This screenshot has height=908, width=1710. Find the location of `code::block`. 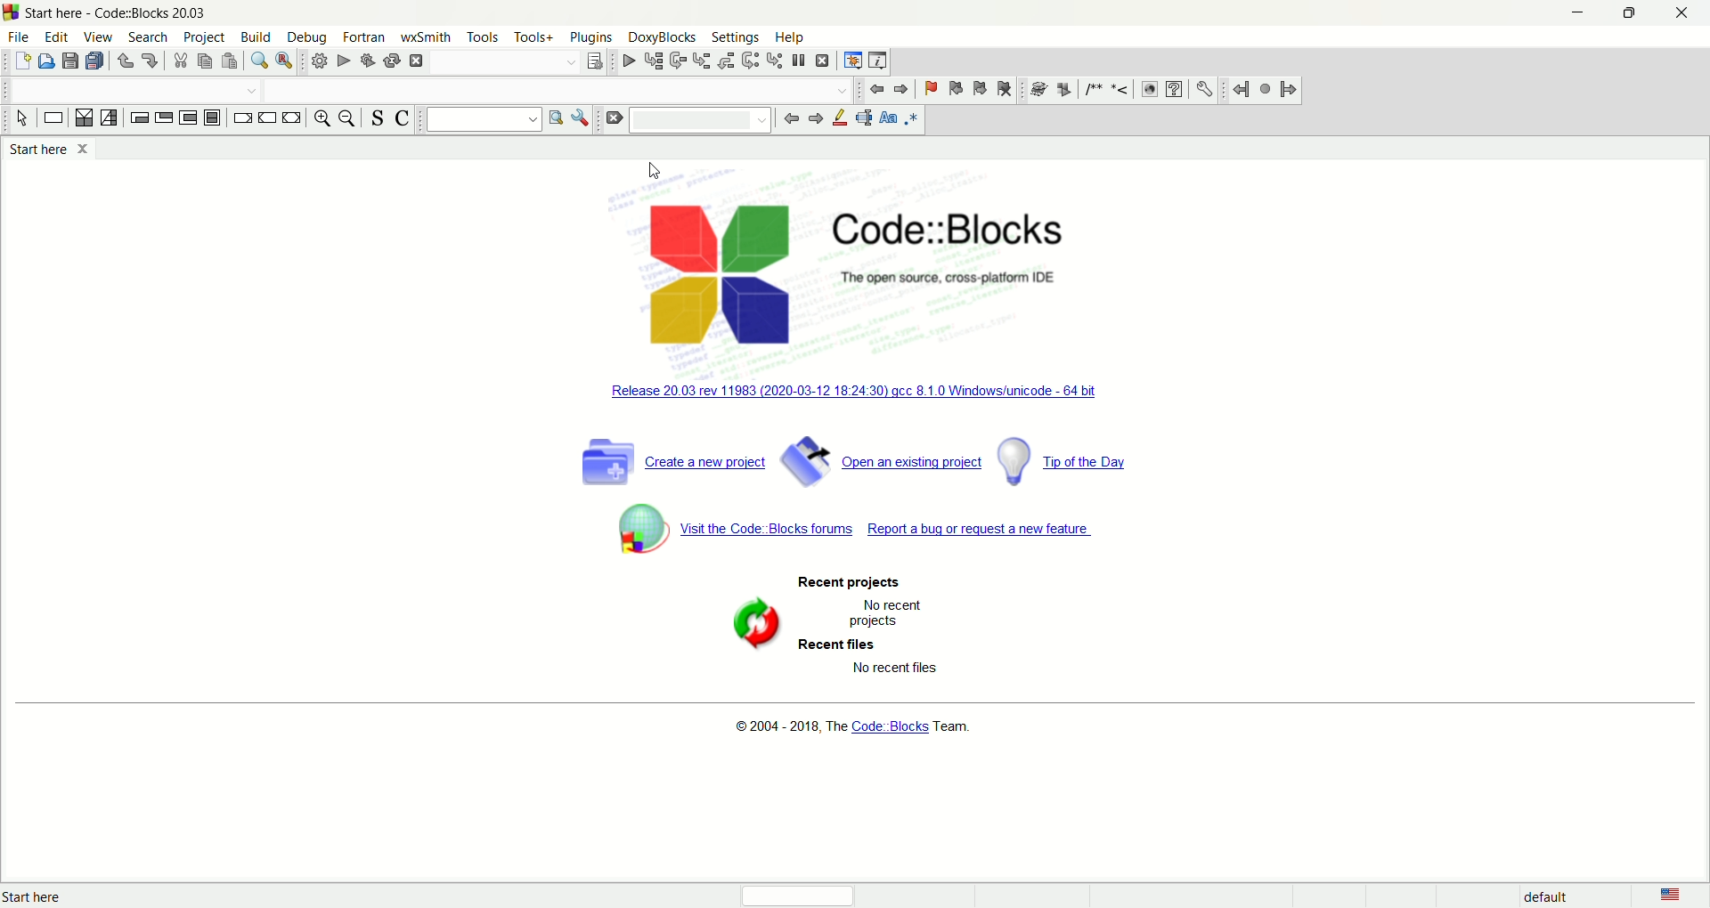

code::block is located at coordinates (126, 13).